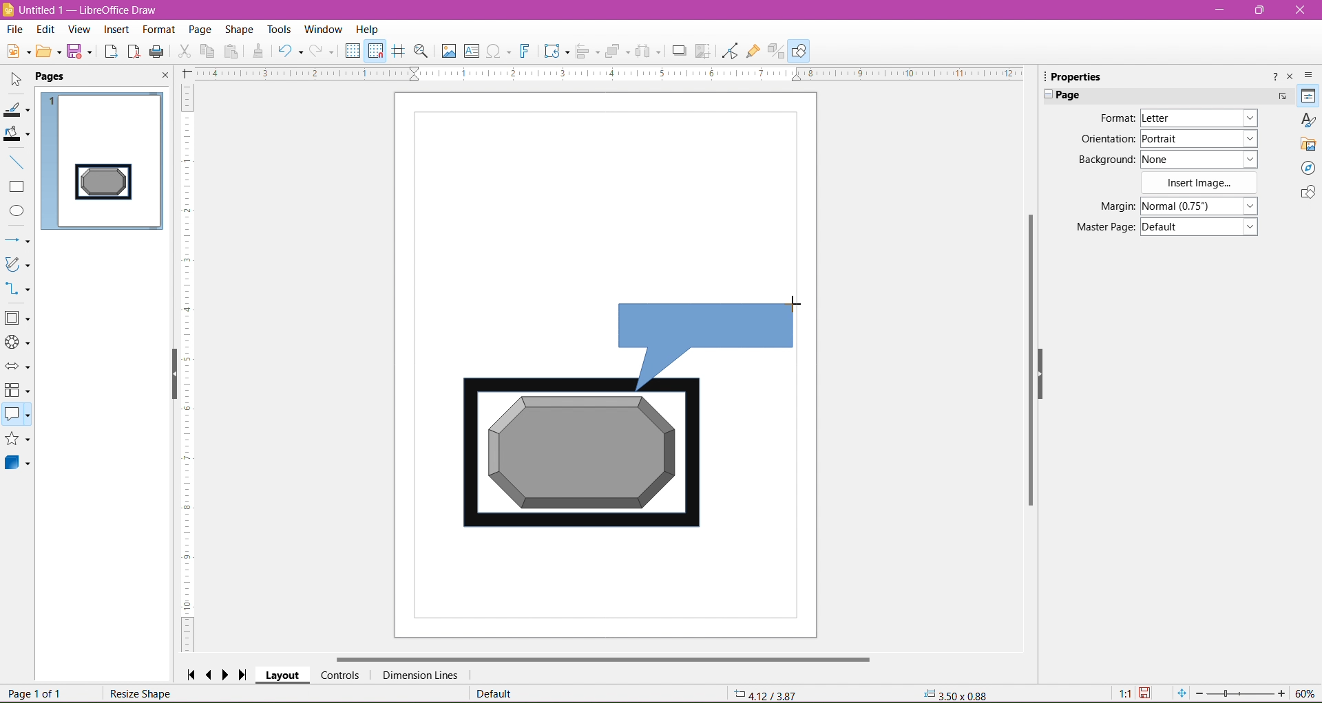 The image size is (1322, 703). What do you see at coordinates (494, 694) in the screenshot?
I see `Default` at bounding box center [494, 694].